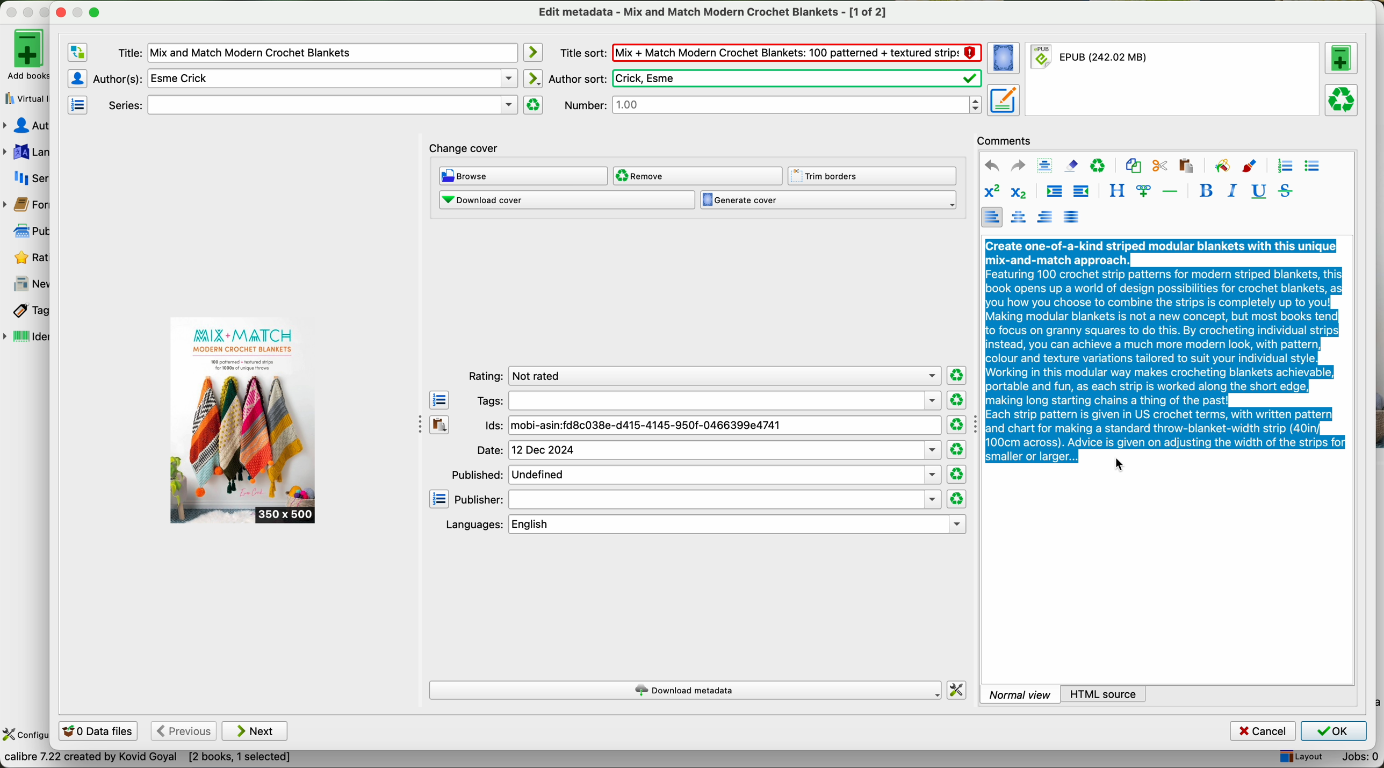  What do you see at coordinates (957, 475) in the screenshot?
I see `clear rating` at bounding box center [957, 475].